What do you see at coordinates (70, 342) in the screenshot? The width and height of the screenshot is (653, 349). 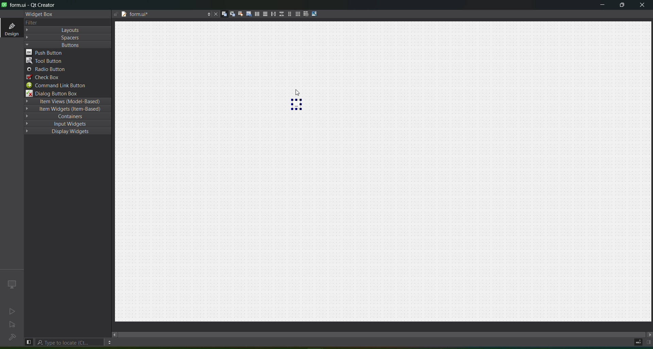 I see `type to locate` at bounding box center [70, 342].